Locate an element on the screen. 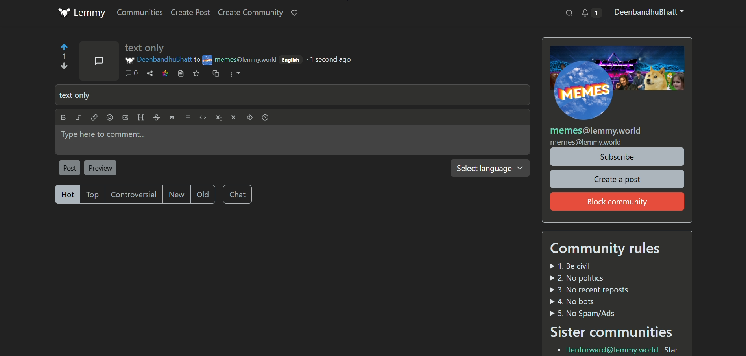 Image resolution: width=746 pixels, height=356 pixels. save is located at coordinates (197, 73).